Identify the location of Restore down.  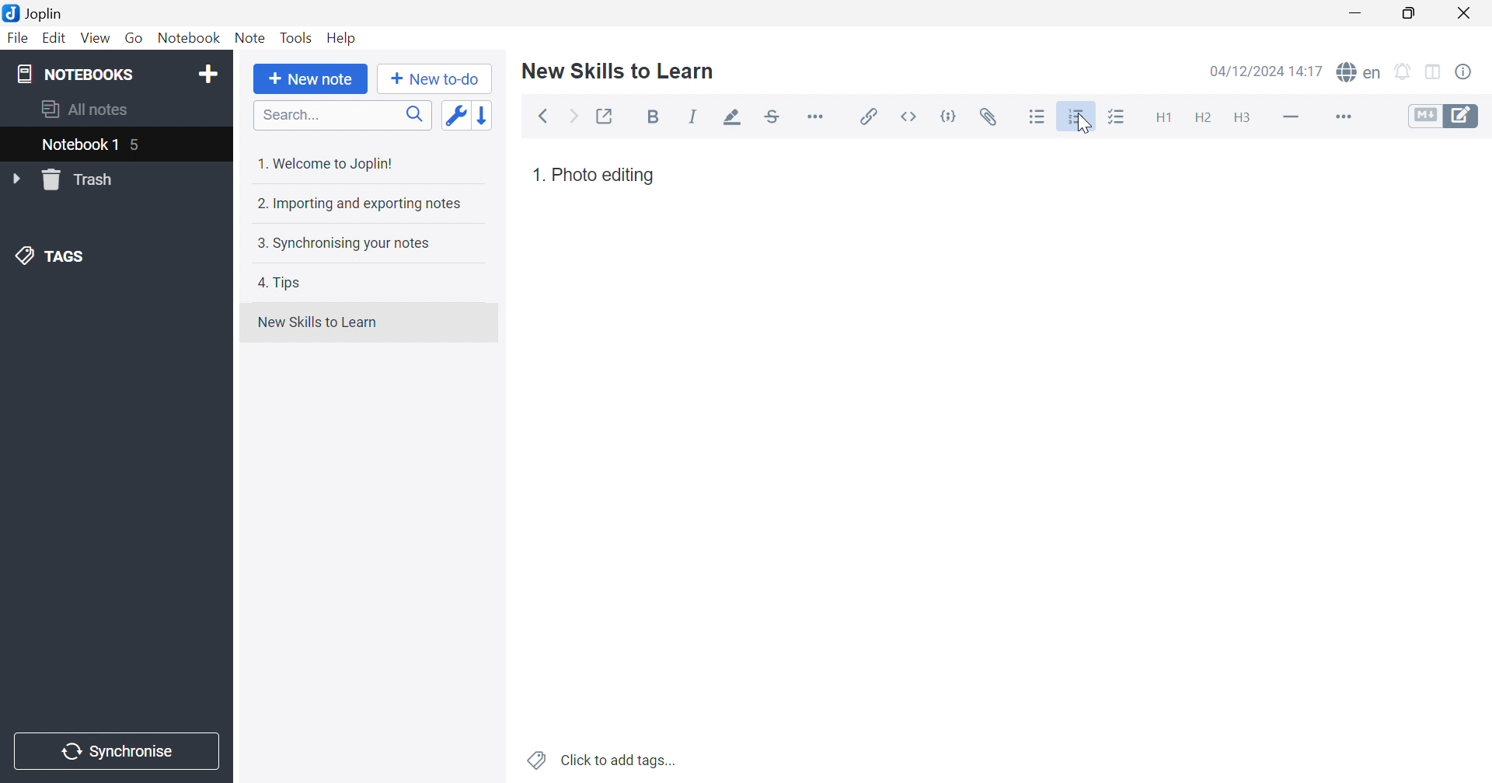
(1408, 13).